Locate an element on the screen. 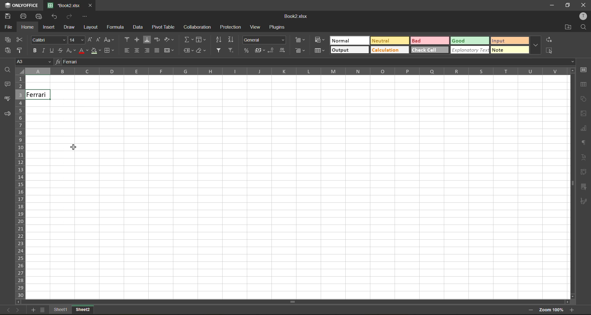 Image resolution: width=591 pixels, height=315 pixels. change case is located at coordinates (111, 40).